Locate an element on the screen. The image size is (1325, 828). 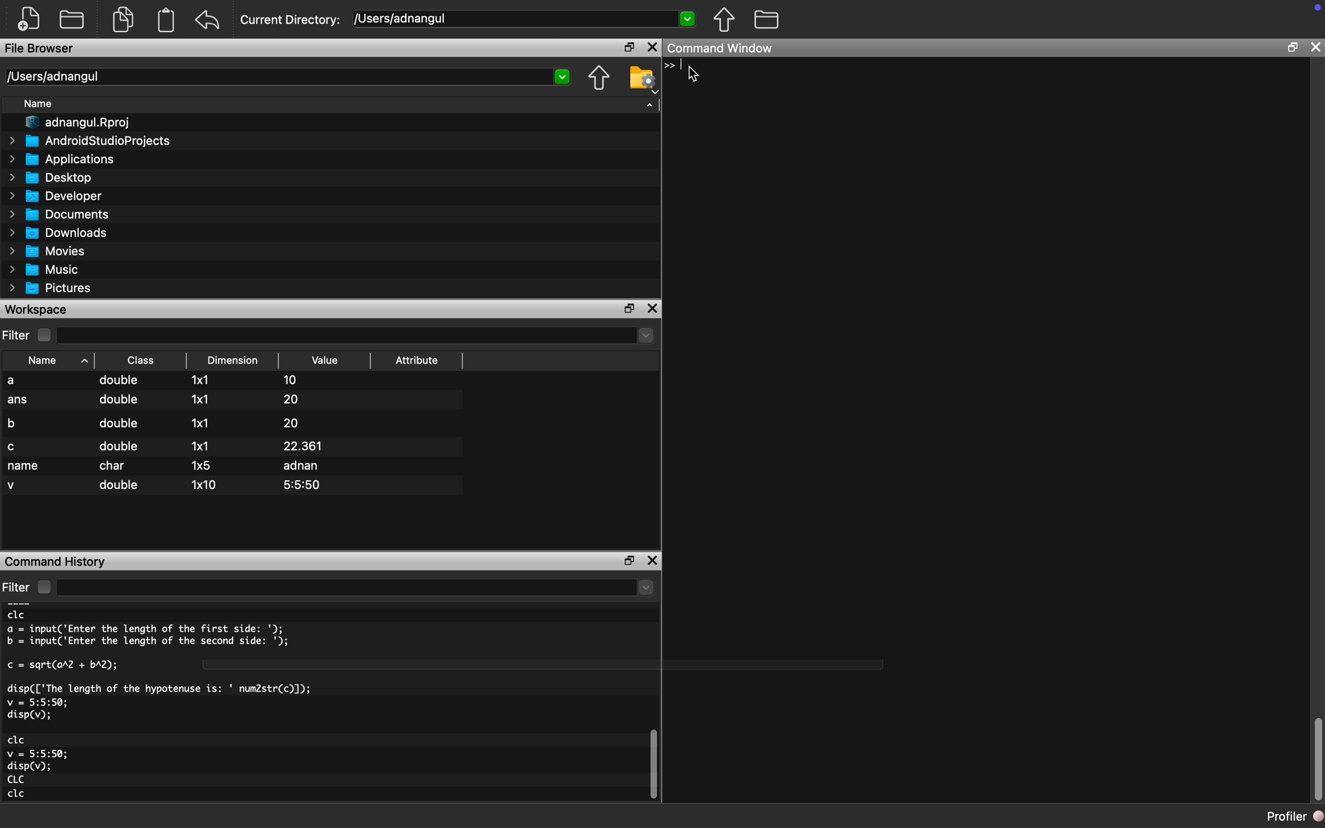
one directory up is located at coordinates (728, 22).